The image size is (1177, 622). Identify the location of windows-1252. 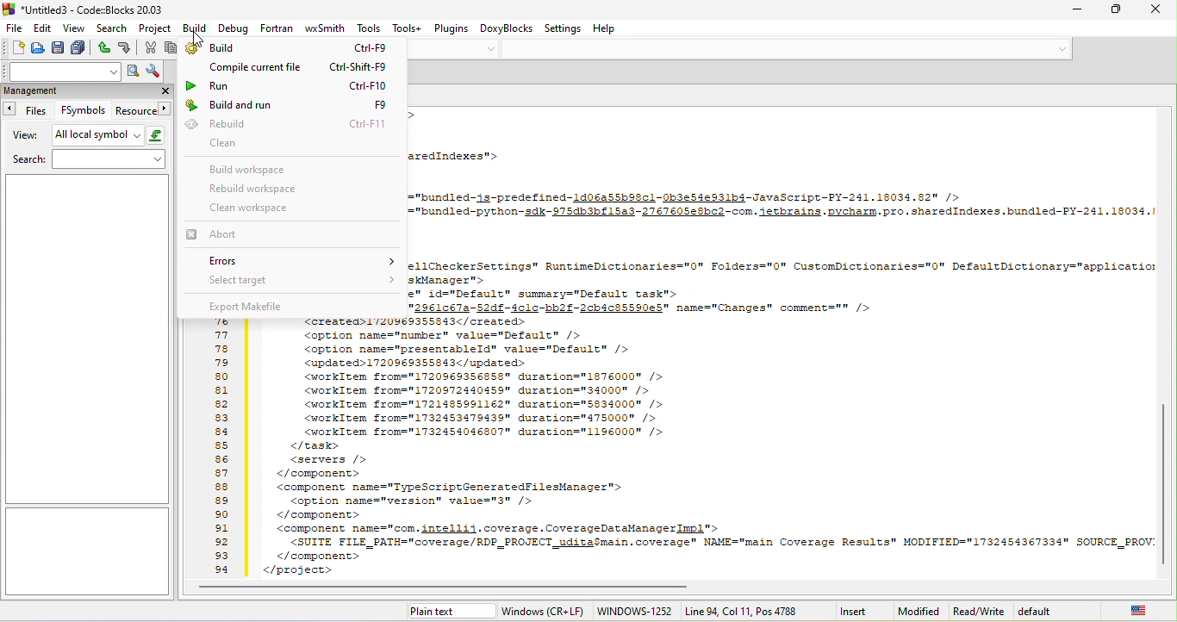
(638, 612).